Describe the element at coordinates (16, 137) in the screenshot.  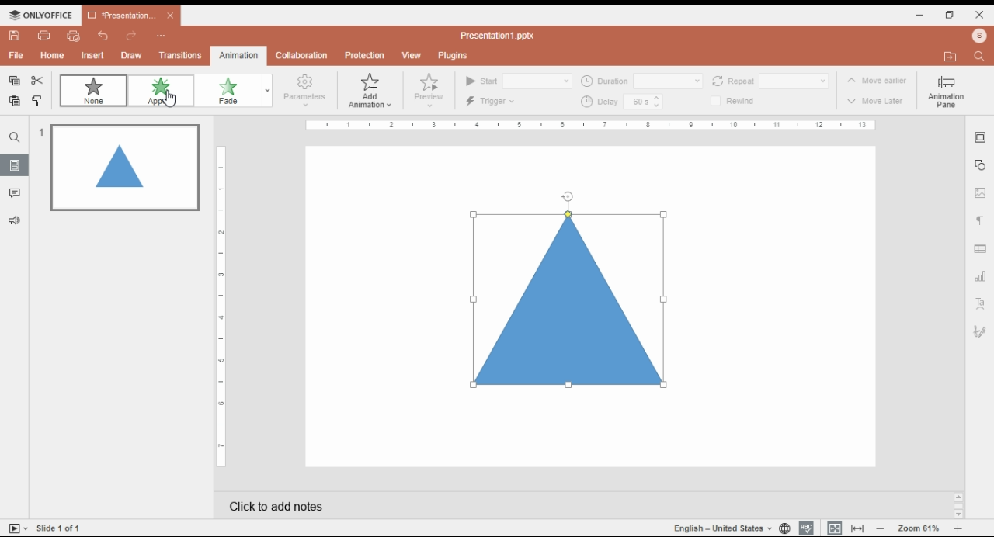
I see `search` at that location.